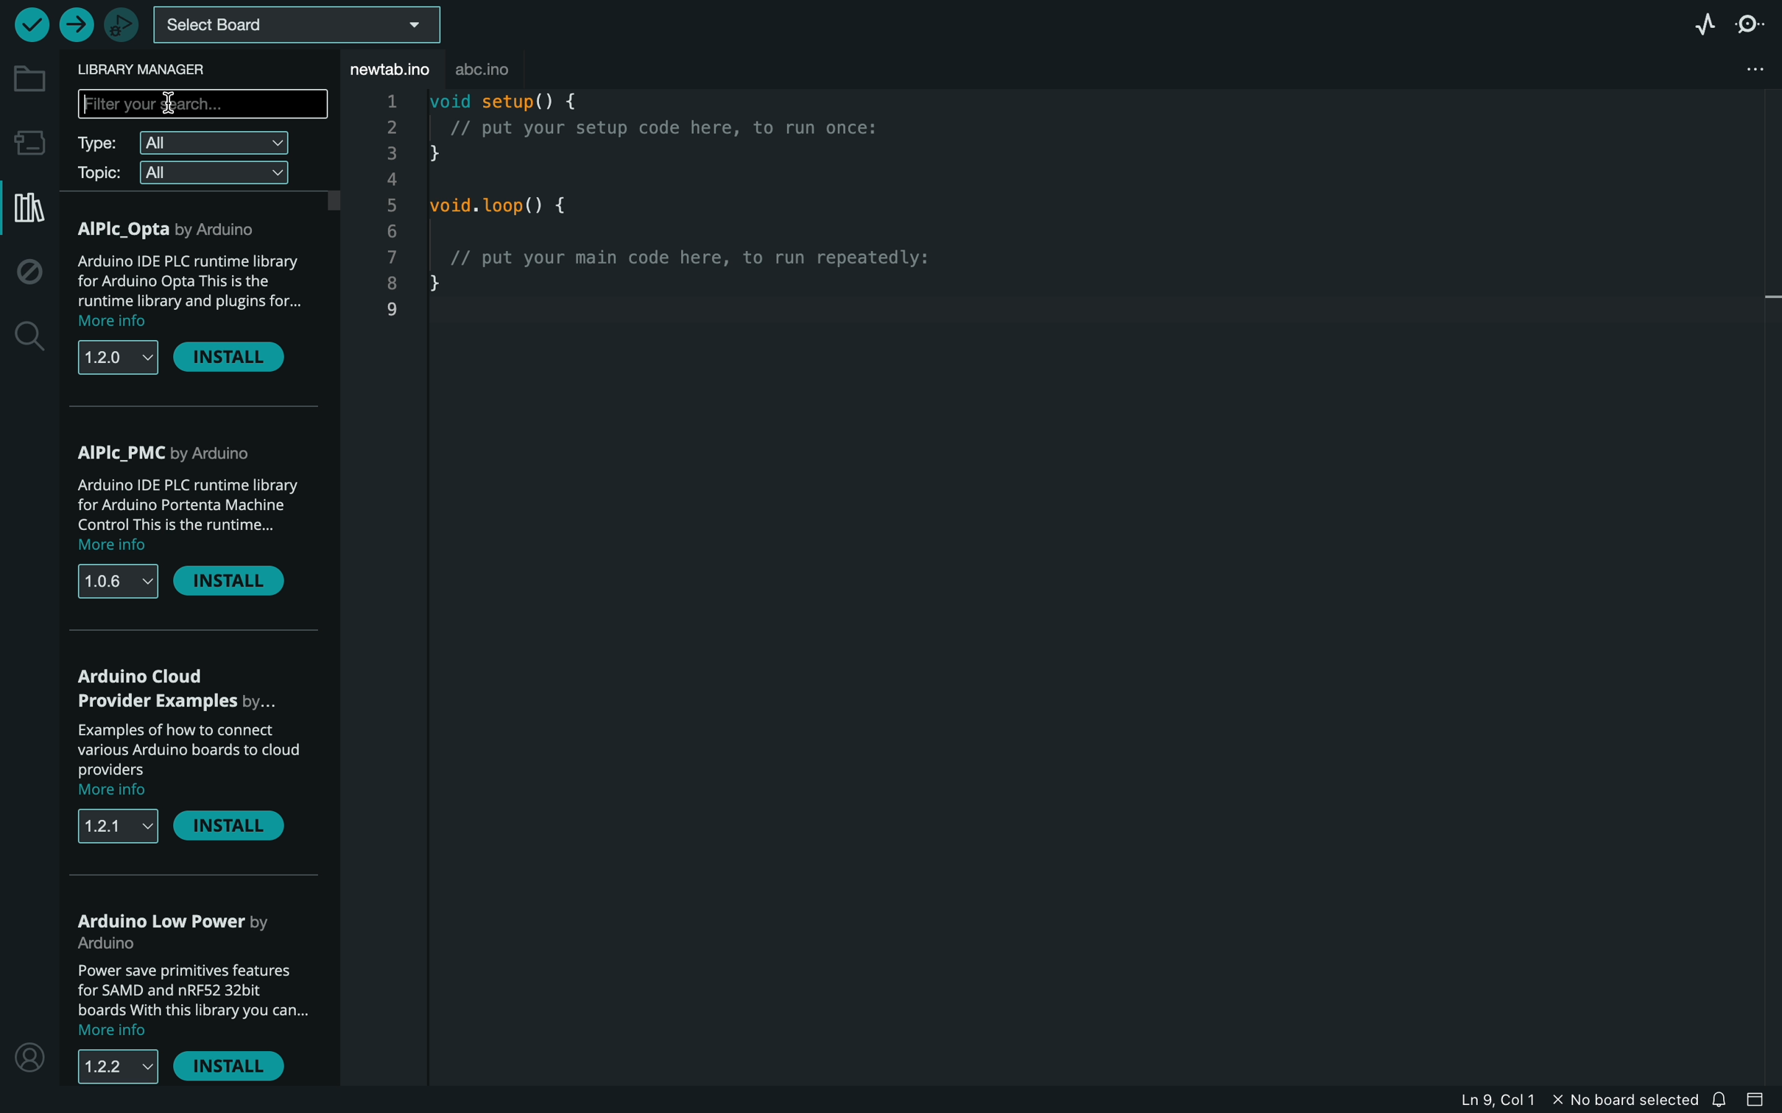  I want to click on verify, so click(26, 24).